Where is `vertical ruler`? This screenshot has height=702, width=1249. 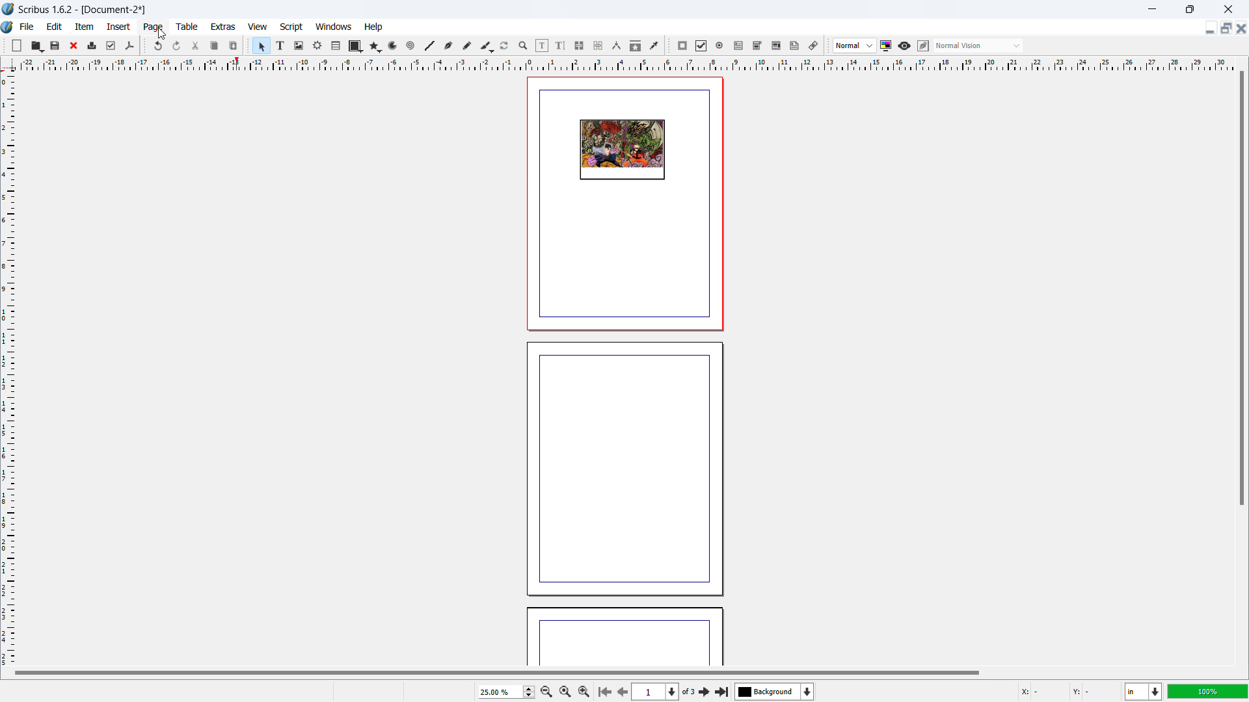 vertical ruler is located at coordinates (8, 369).